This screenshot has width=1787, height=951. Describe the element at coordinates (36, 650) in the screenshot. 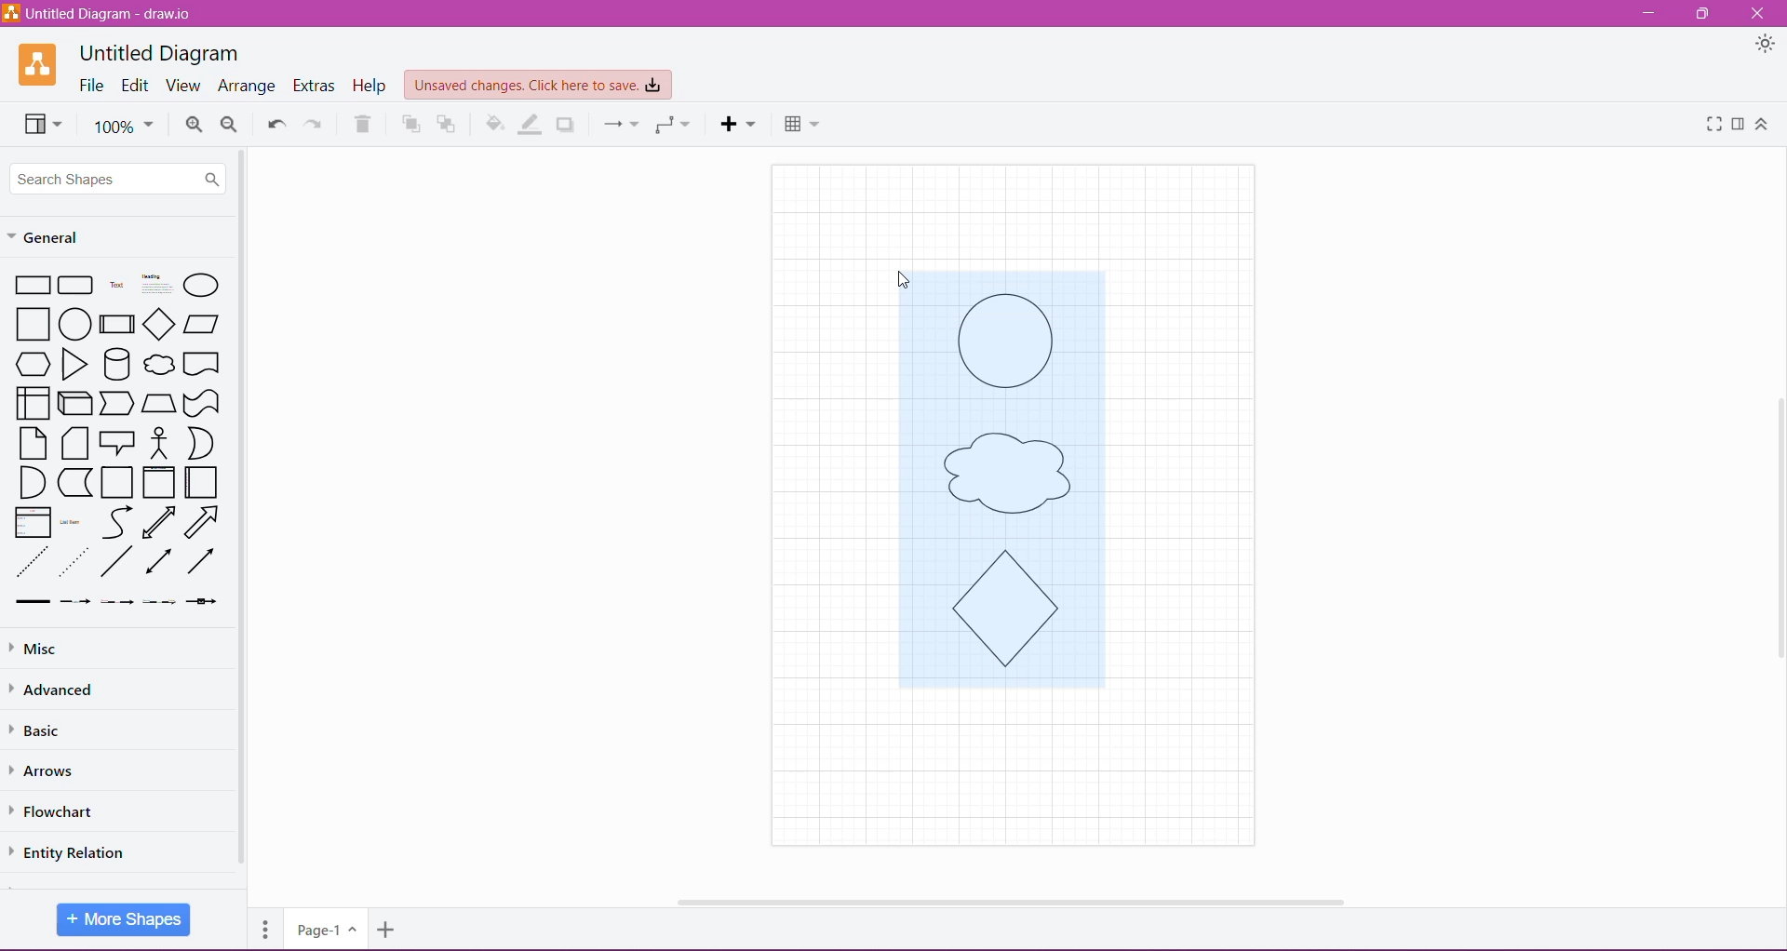

I see `Misc` at that location.